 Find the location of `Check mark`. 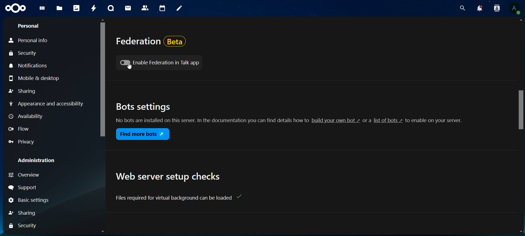

Check mark is located at coordinates (241, 196).